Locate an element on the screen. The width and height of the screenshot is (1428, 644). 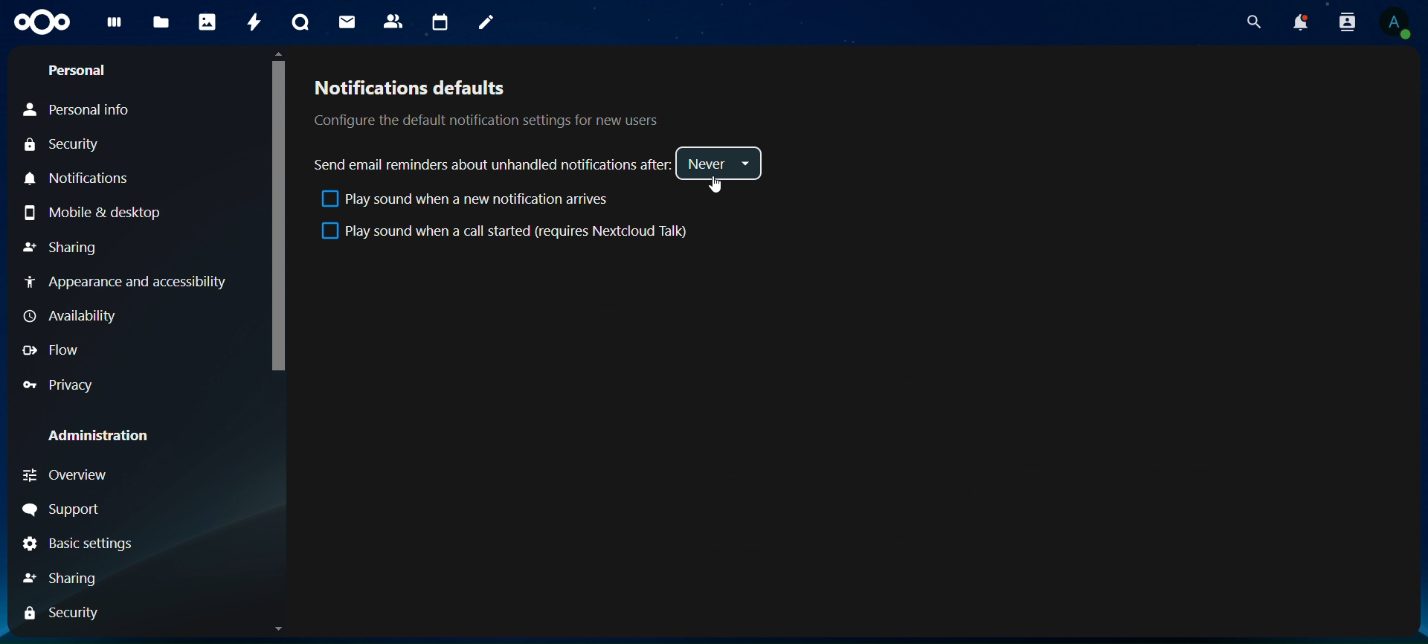
notifications is located at coordinates (1299, 22).